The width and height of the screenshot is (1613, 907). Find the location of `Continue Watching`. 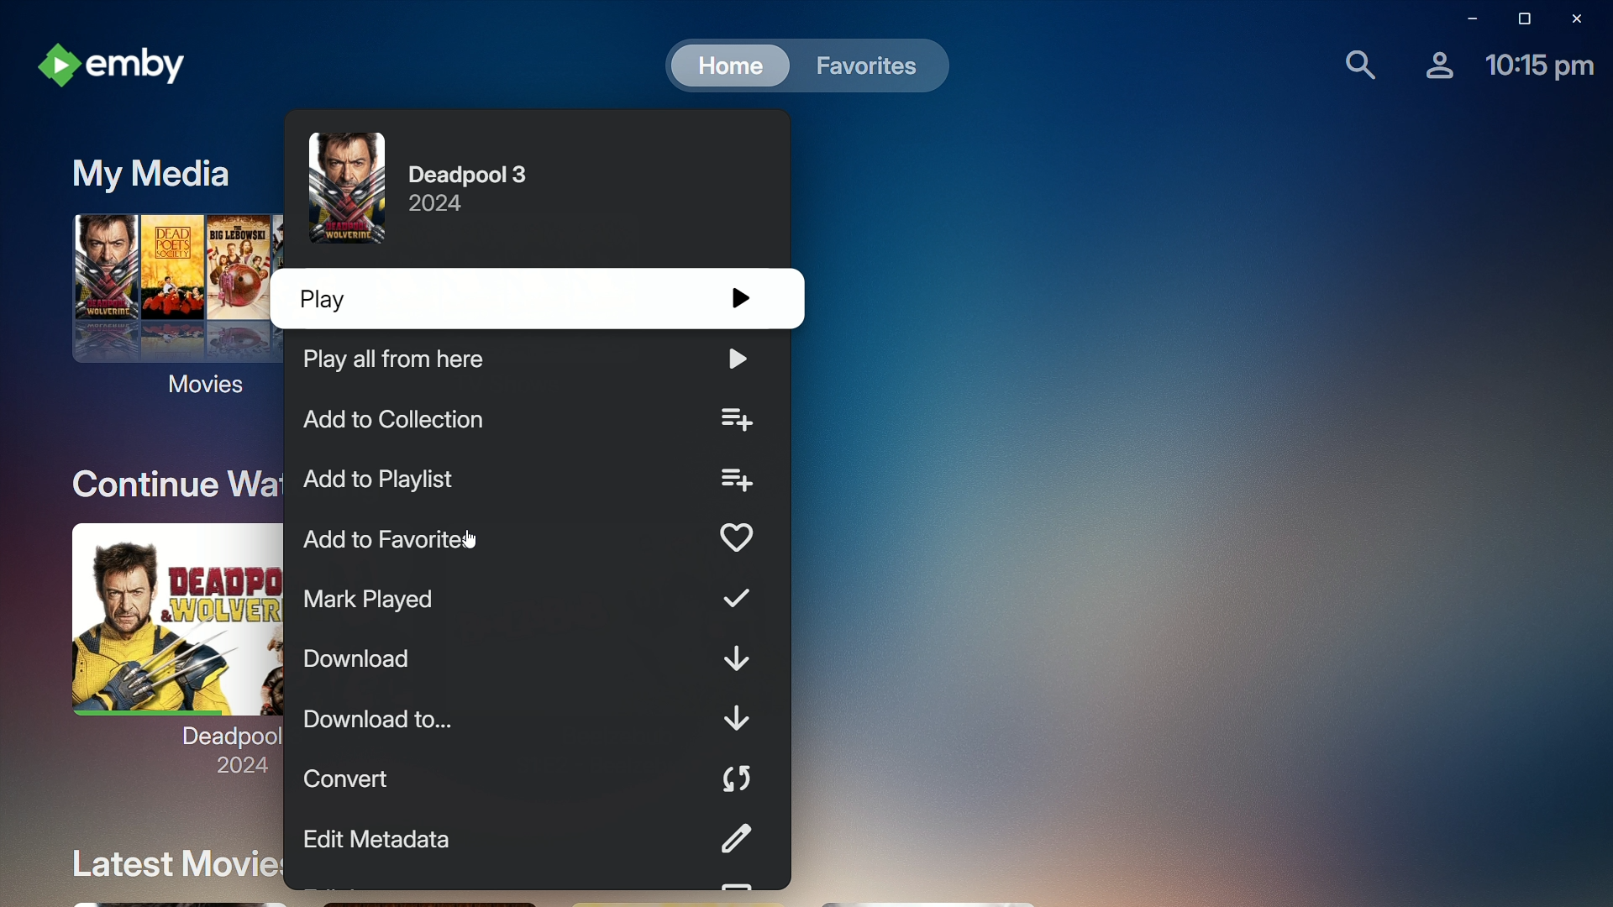

Continue Watching is located at coordinates (174, 485).